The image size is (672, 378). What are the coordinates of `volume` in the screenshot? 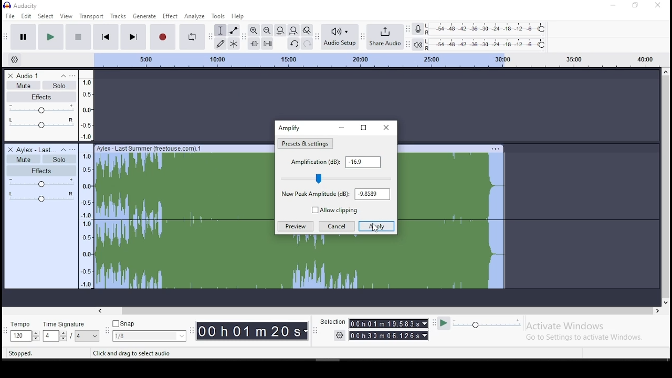 It's located at (40, 109).